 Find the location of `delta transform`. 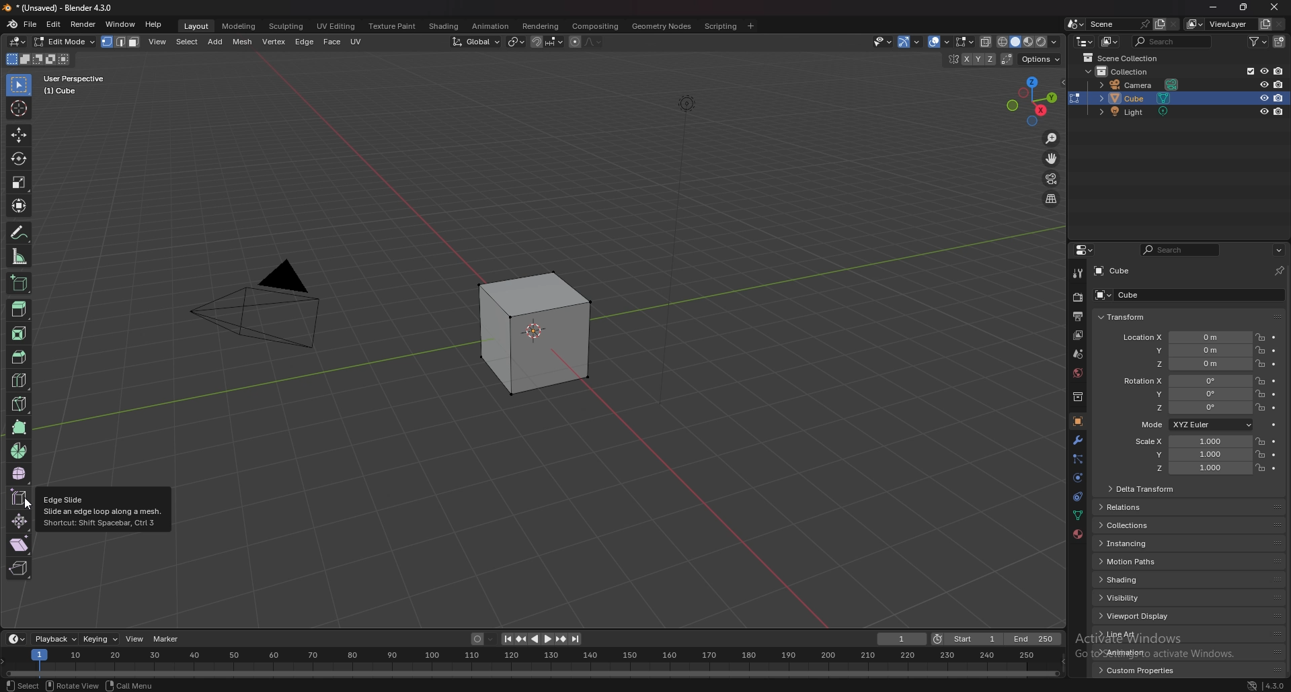

delta transform is located at coordinates (1142, 489).